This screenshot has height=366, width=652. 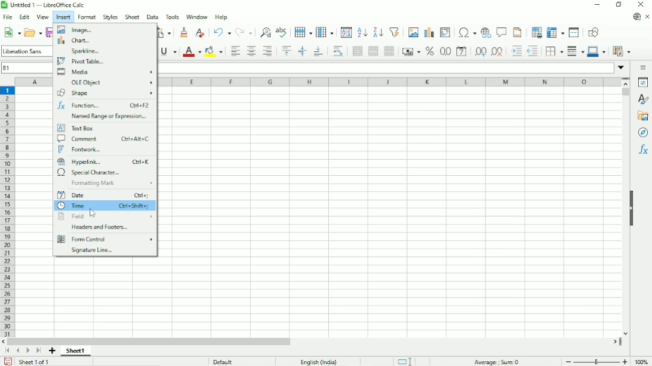 What do you see at coordinates (94, 213) in the screenshot?
I see `cursor` at bounding box center [94, 213].